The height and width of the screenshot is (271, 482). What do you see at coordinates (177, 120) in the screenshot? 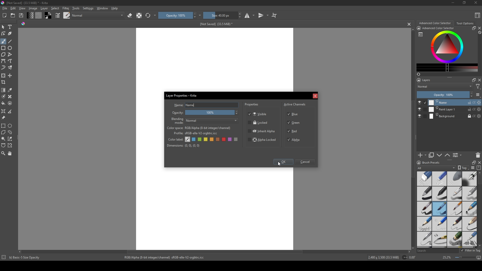
I see `Blending mode - normal` at bounding box center [177, 120].